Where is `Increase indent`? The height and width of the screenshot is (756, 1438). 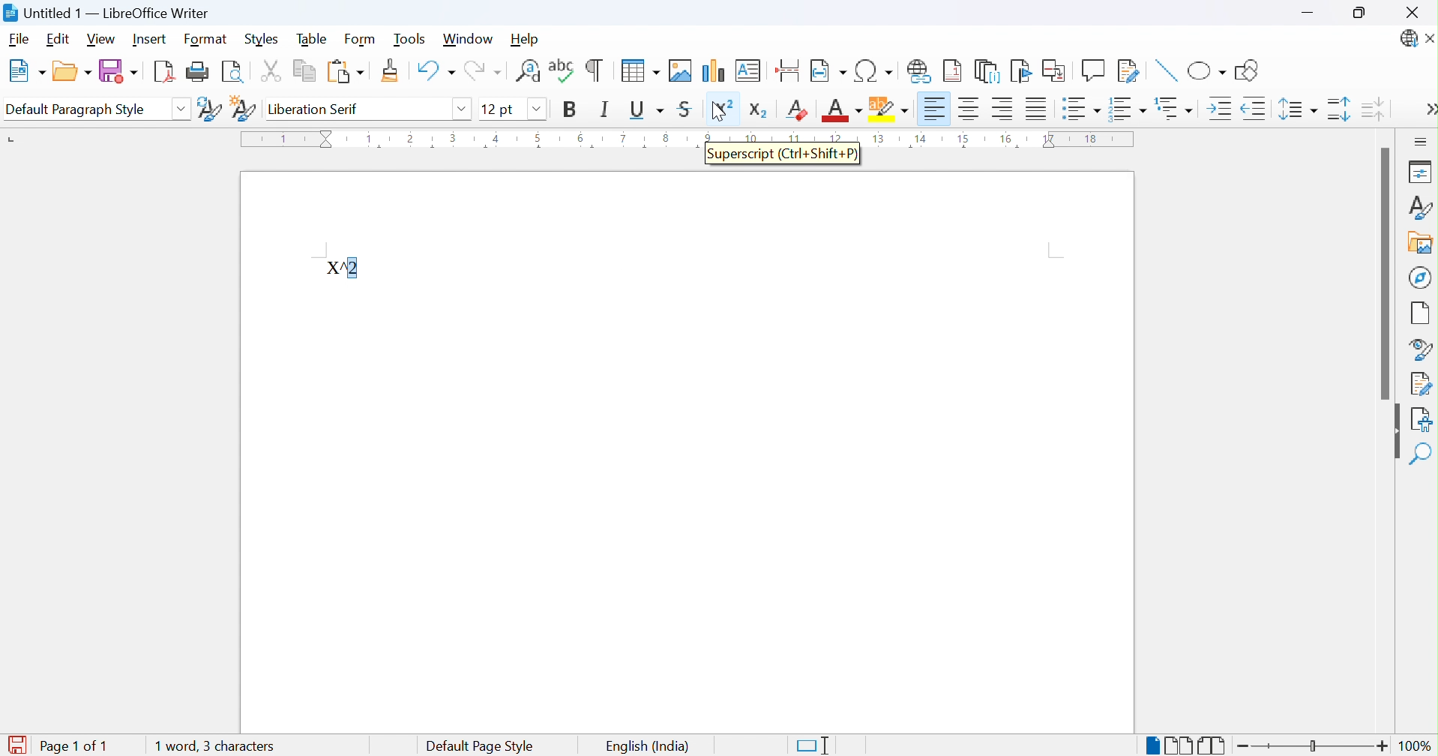
Increase indent is located at coordinates (1220, 109).